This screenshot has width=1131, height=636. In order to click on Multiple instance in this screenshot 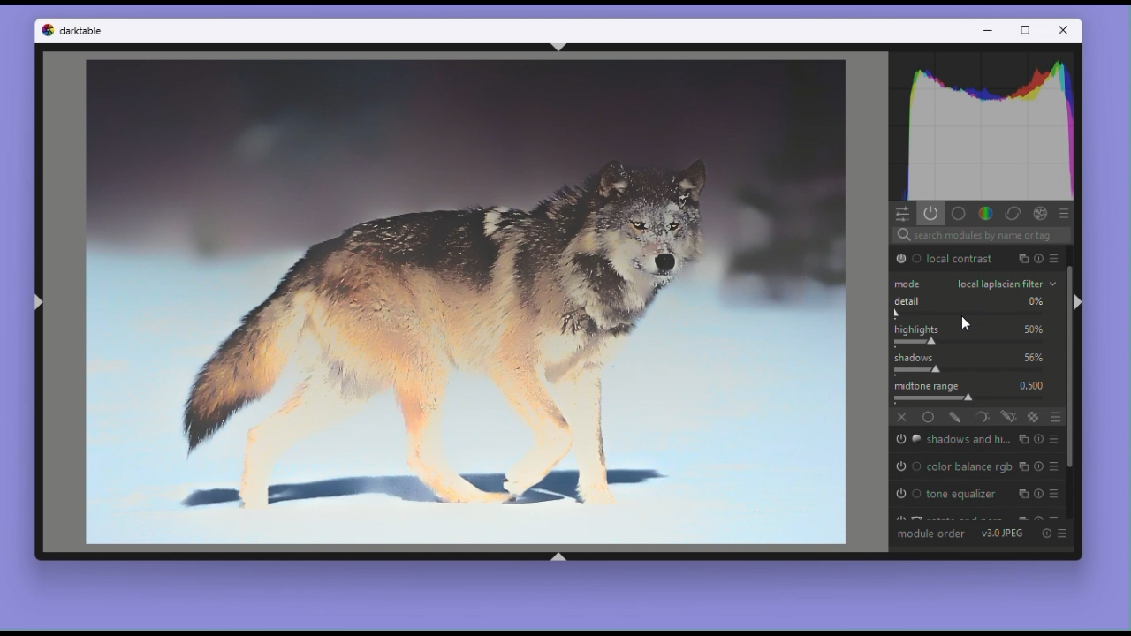, I will do `click(1025, 466)`.